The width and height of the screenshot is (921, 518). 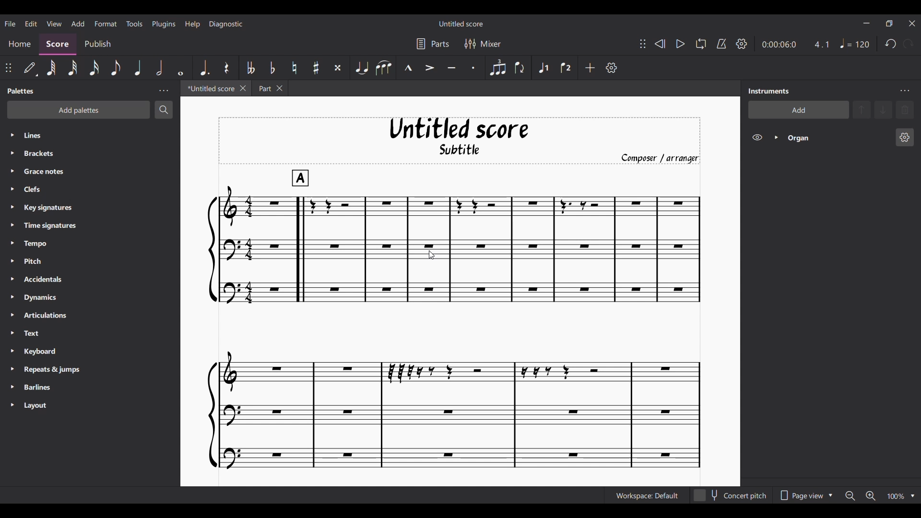 I want to click on 16th note, so click(x=94, y=68).